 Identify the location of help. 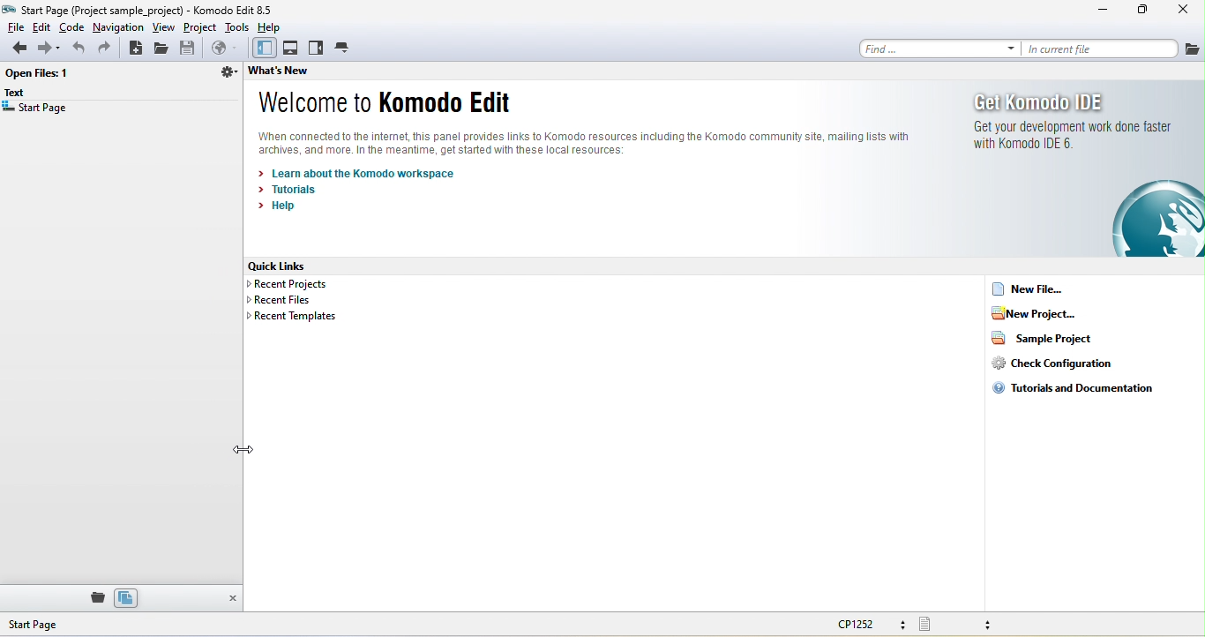
(281, 209).